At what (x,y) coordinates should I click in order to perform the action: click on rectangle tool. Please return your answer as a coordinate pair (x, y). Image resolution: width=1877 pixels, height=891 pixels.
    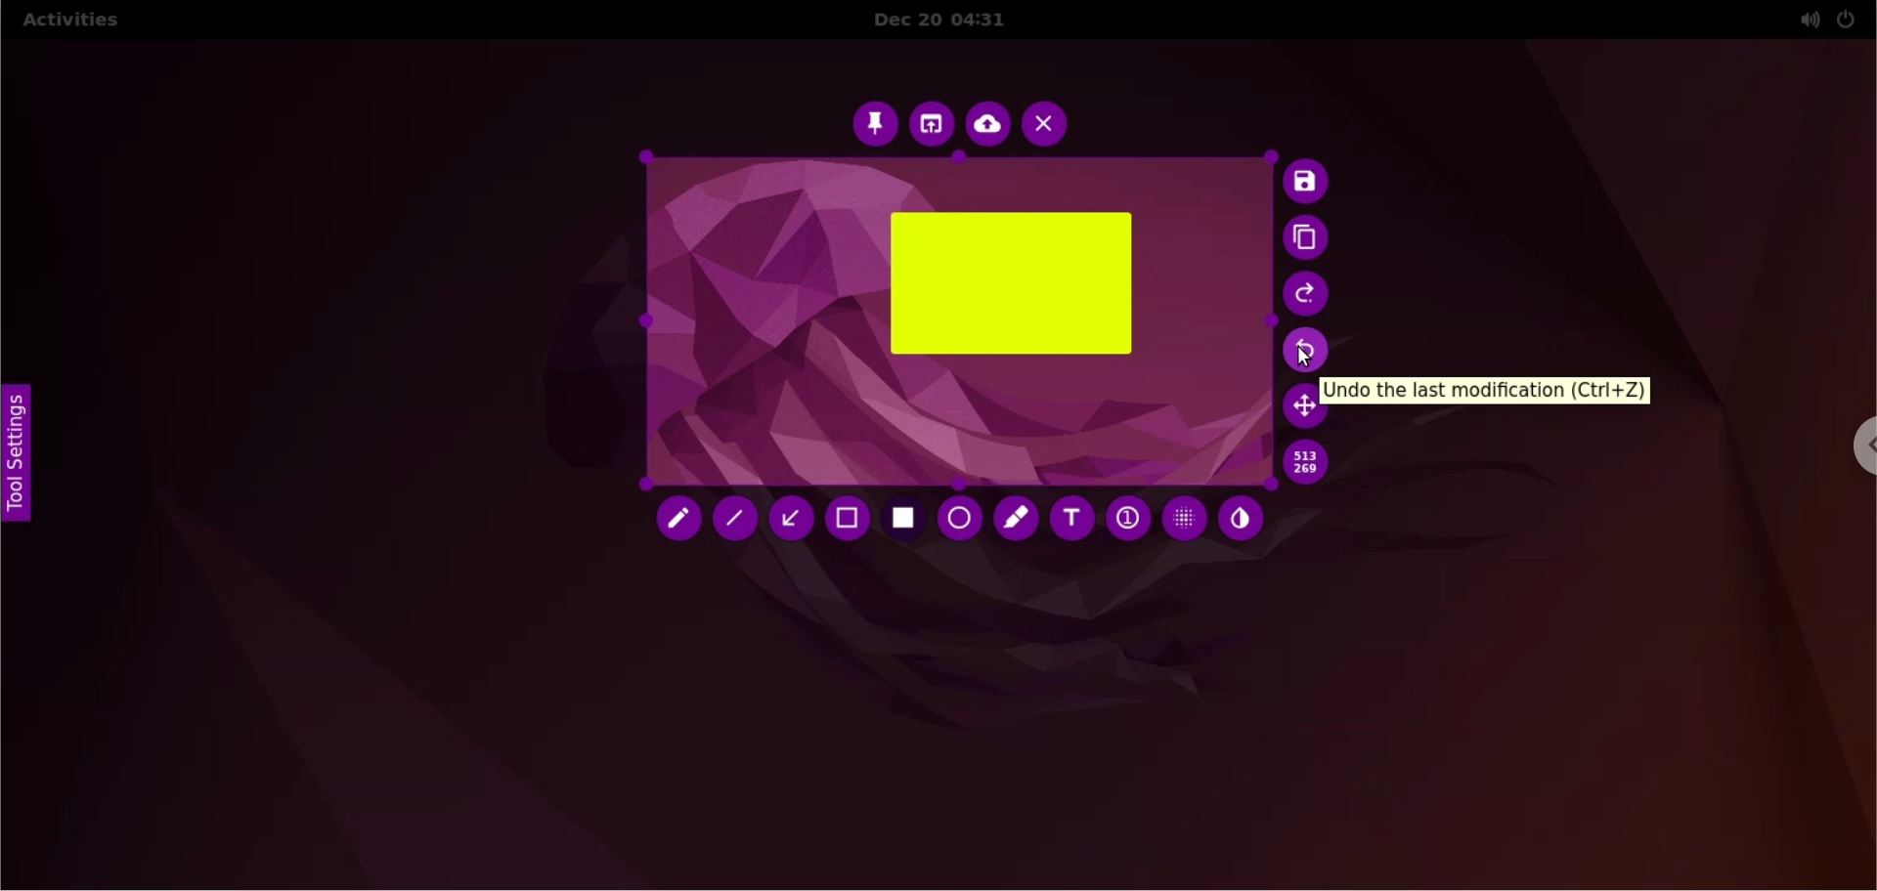
    Looking at the image, I should click on (905, 520).